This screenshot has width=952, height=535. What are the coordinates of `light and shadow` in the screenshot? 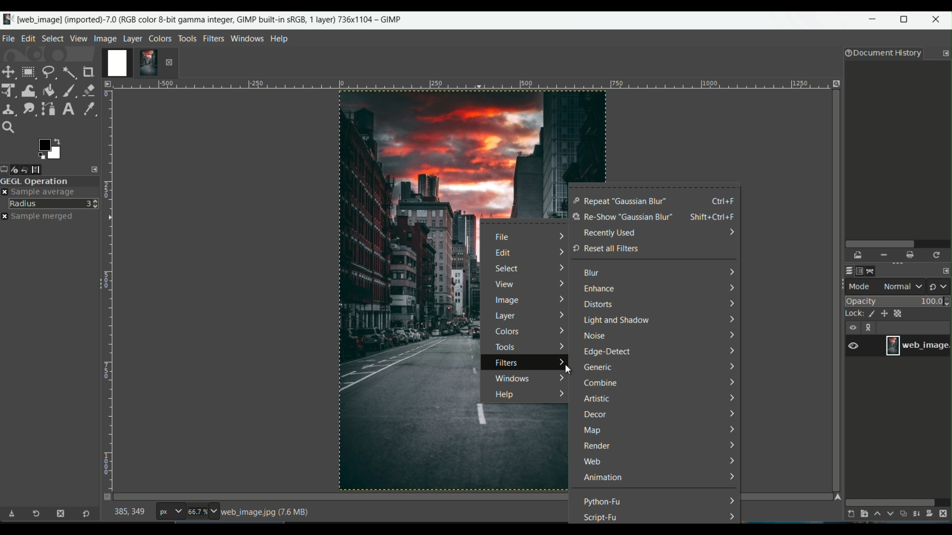 It's located at (617, 321).